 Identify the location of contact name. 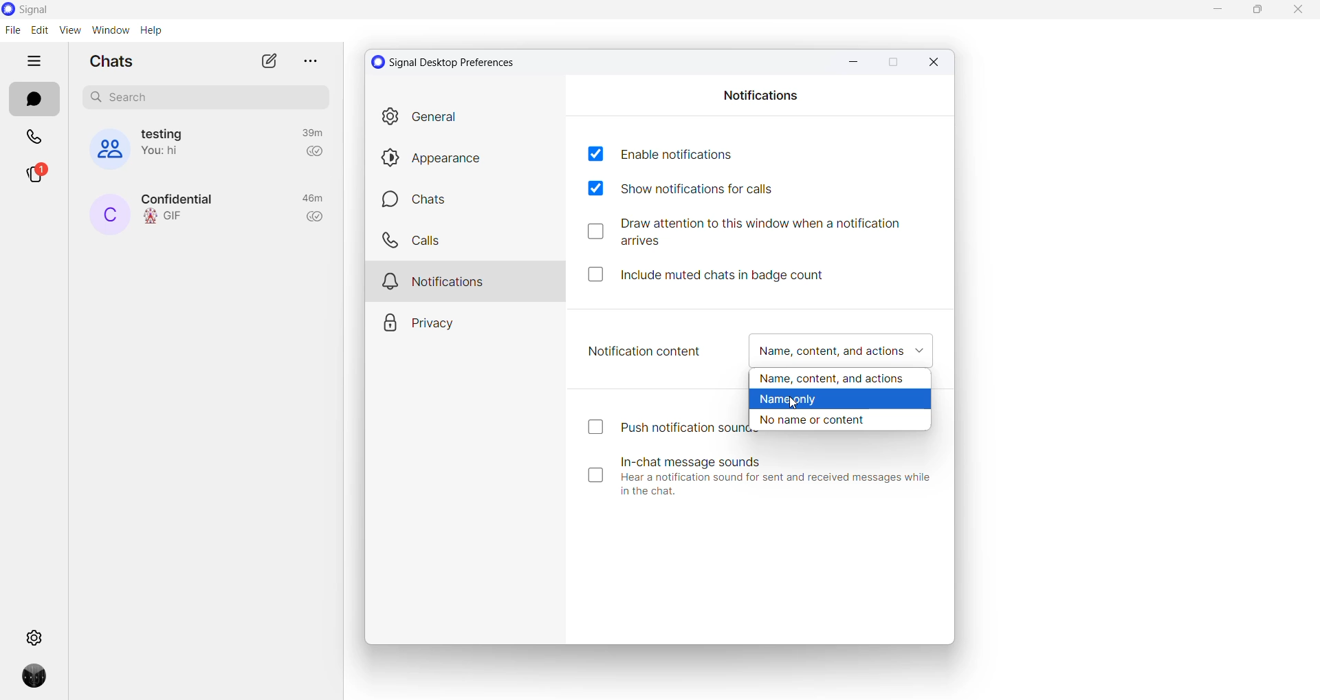
(109, 215).